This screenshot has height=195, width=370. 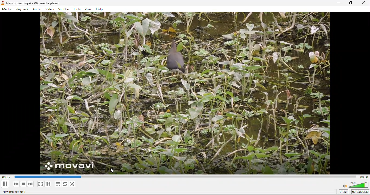 I want to click on help, so click(x=101, y=9).